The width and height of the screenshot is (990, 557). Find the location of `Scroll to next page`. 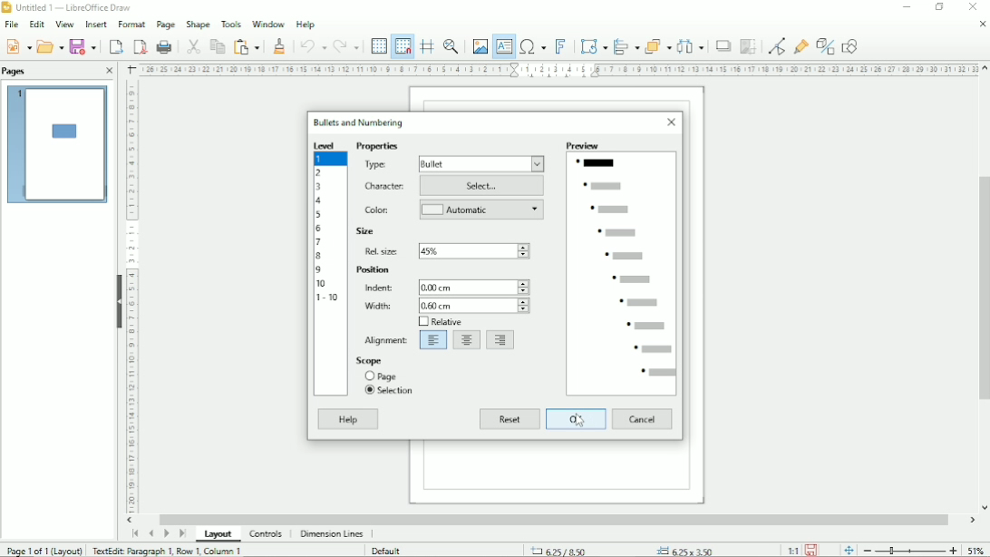

Scroll to next page is located at coordinates (166, 533).